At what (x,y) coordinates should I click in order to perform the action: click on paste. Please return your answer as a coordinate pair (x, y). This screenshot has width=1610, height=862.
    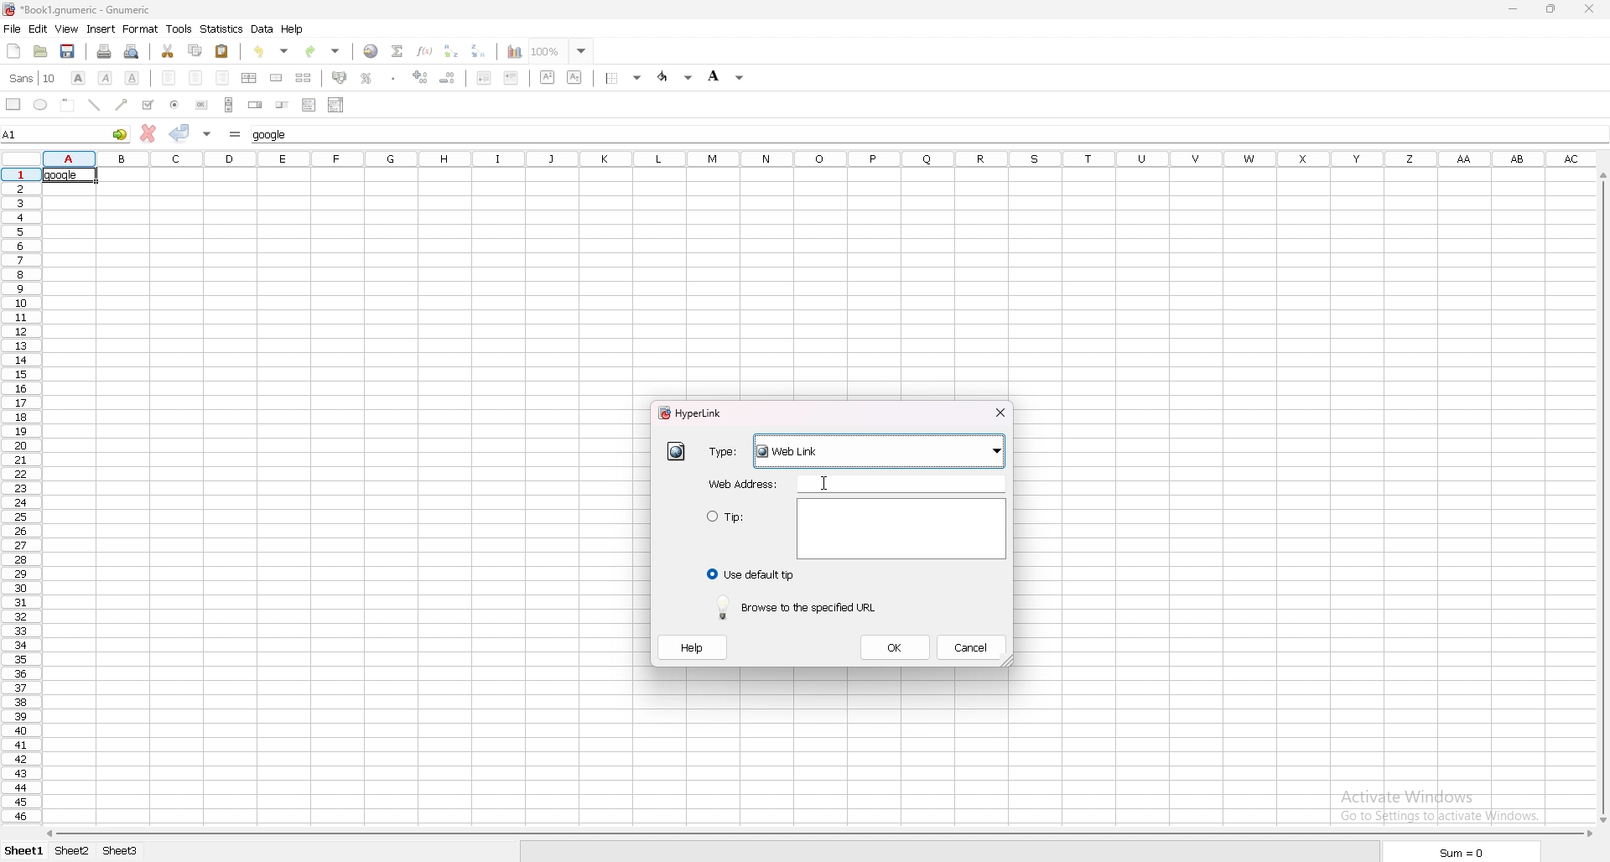
    Looking at the image, I should click on (222, 52).